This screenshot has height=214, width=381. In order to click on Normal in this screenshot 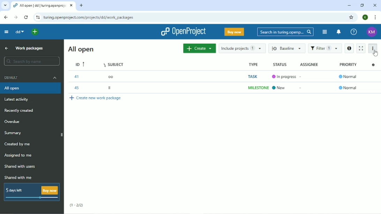, I will do `click(348, 77)`.